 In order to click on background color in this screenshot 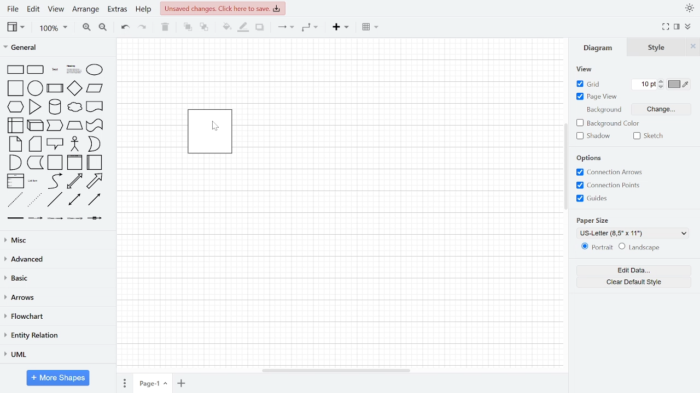, I will do `click(609, 123)`.